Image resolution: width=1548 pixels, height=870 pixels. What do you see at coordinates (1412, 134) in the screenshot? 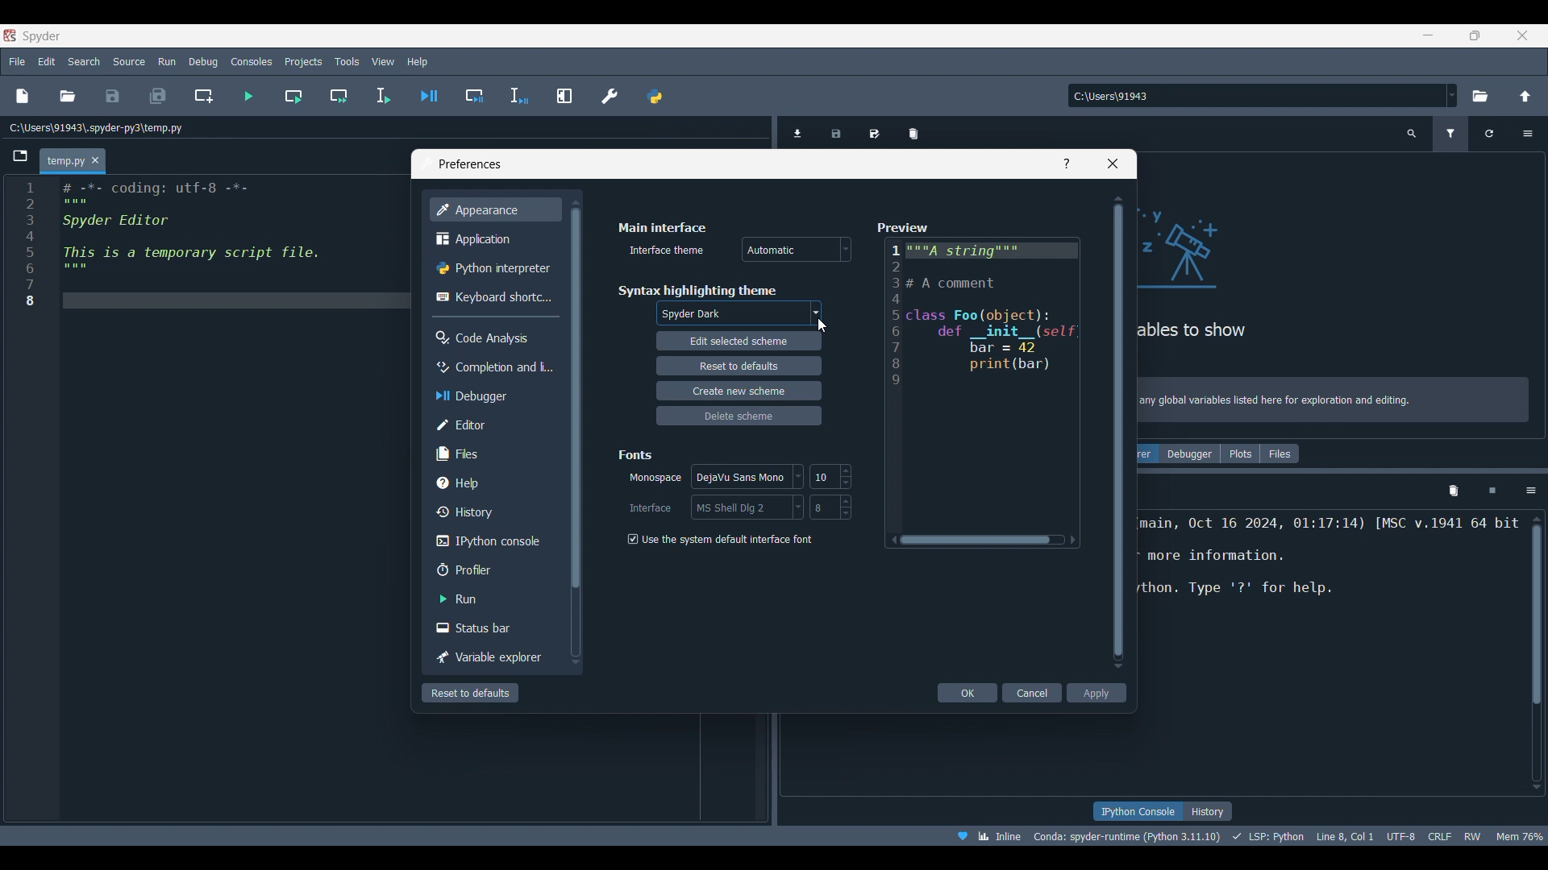
I see `Search variable names and types ` at bounding box center [1412, 134].